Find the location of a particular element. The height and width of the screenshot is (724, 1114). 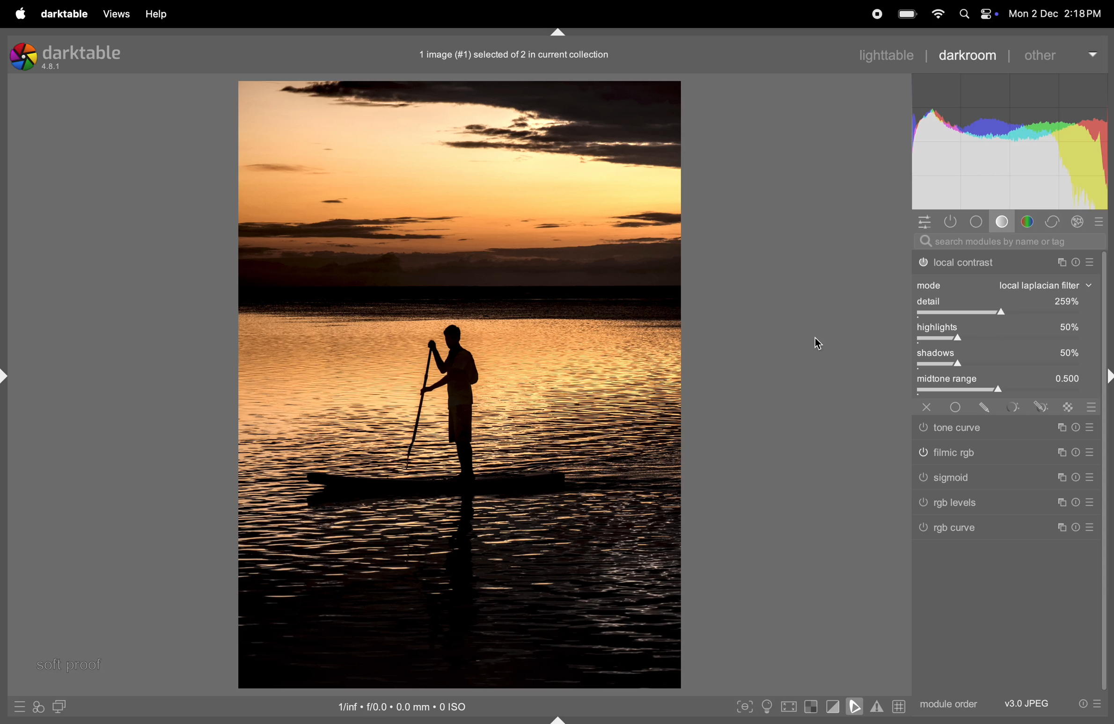

Darktable is located at coordinates (71, 55).